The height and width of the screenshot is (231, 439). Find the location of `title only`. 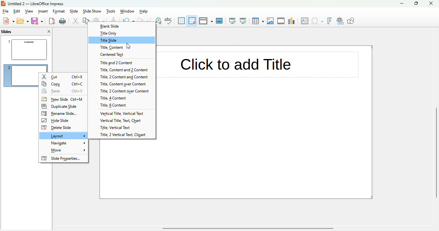

title only is located at coordinates (122, 33).